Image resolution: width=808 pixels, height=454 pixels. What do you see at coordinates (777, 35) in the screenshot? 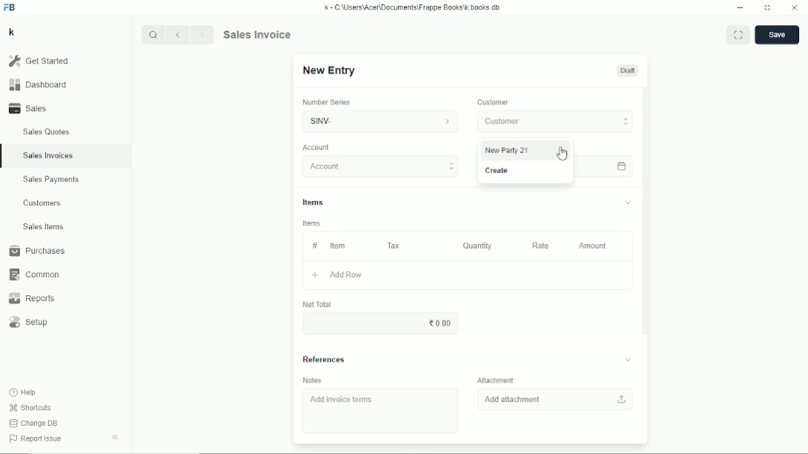
I see `Save` at bounding box center [777, 35].